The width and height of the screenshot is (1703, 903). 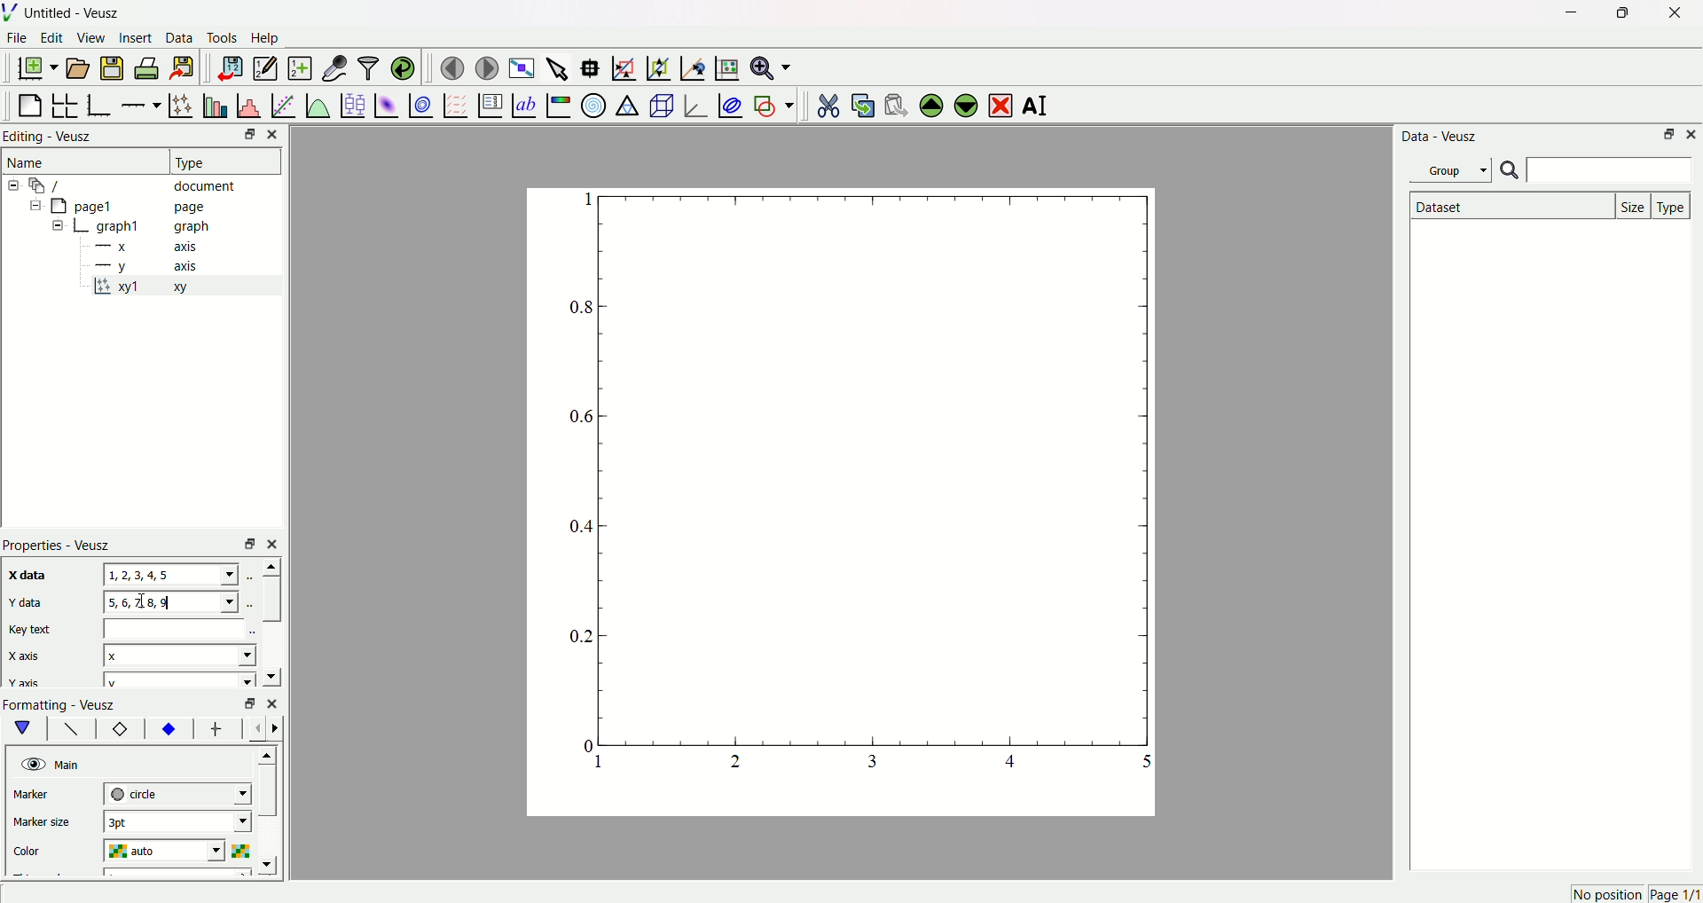 What do you see at coordinates (246, 703) in the screenshot?
I see `minimise` at bounding box center [246, 703].